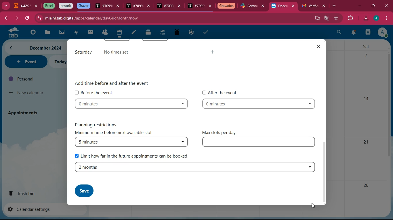  What do you see at coordinates (37, 6) in the screenshot?
I see `close` at bounding box center [37, 6].